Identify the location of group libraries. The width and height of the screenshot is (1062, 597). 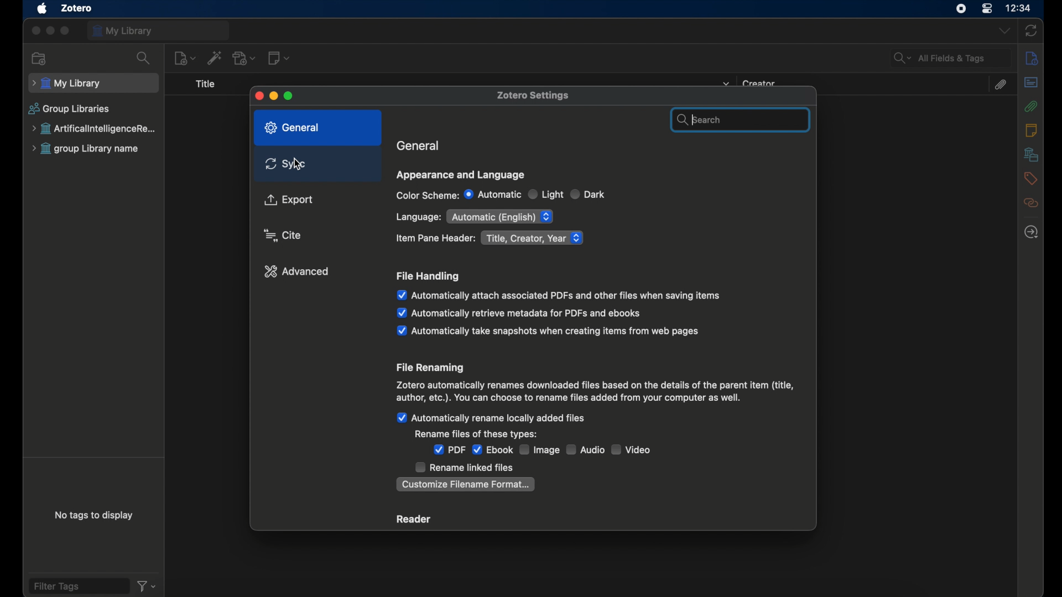
(69, 109).